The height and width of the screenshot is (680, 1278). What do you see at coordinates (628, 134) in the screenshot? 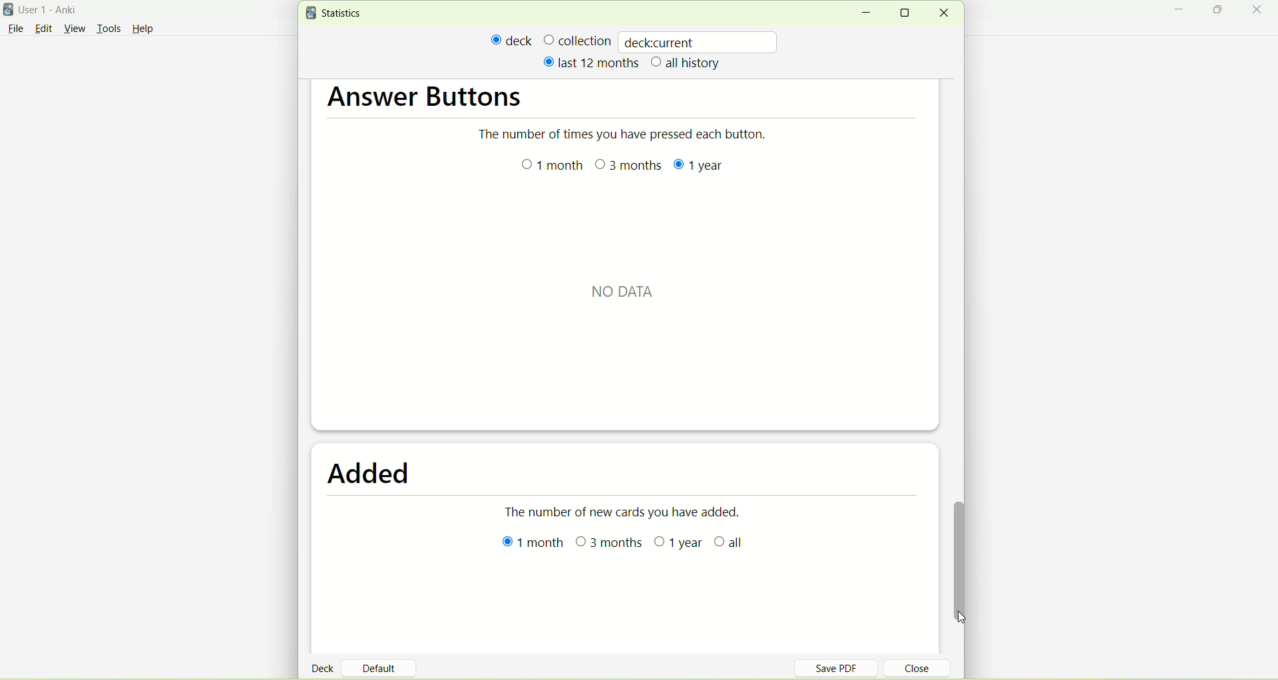
I see `The number of times you have pressed each button.` at bounding box center [628, 134].